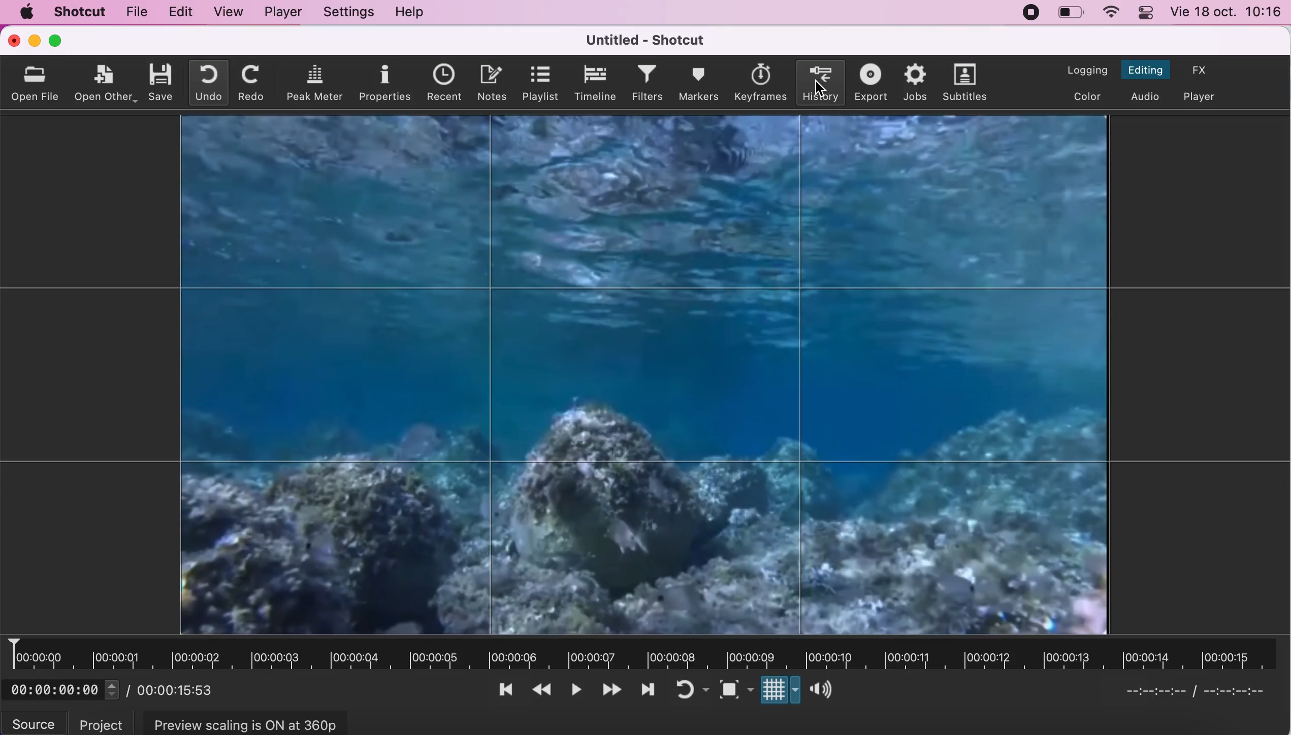  I want to click on wifi, so click(1112, 12).